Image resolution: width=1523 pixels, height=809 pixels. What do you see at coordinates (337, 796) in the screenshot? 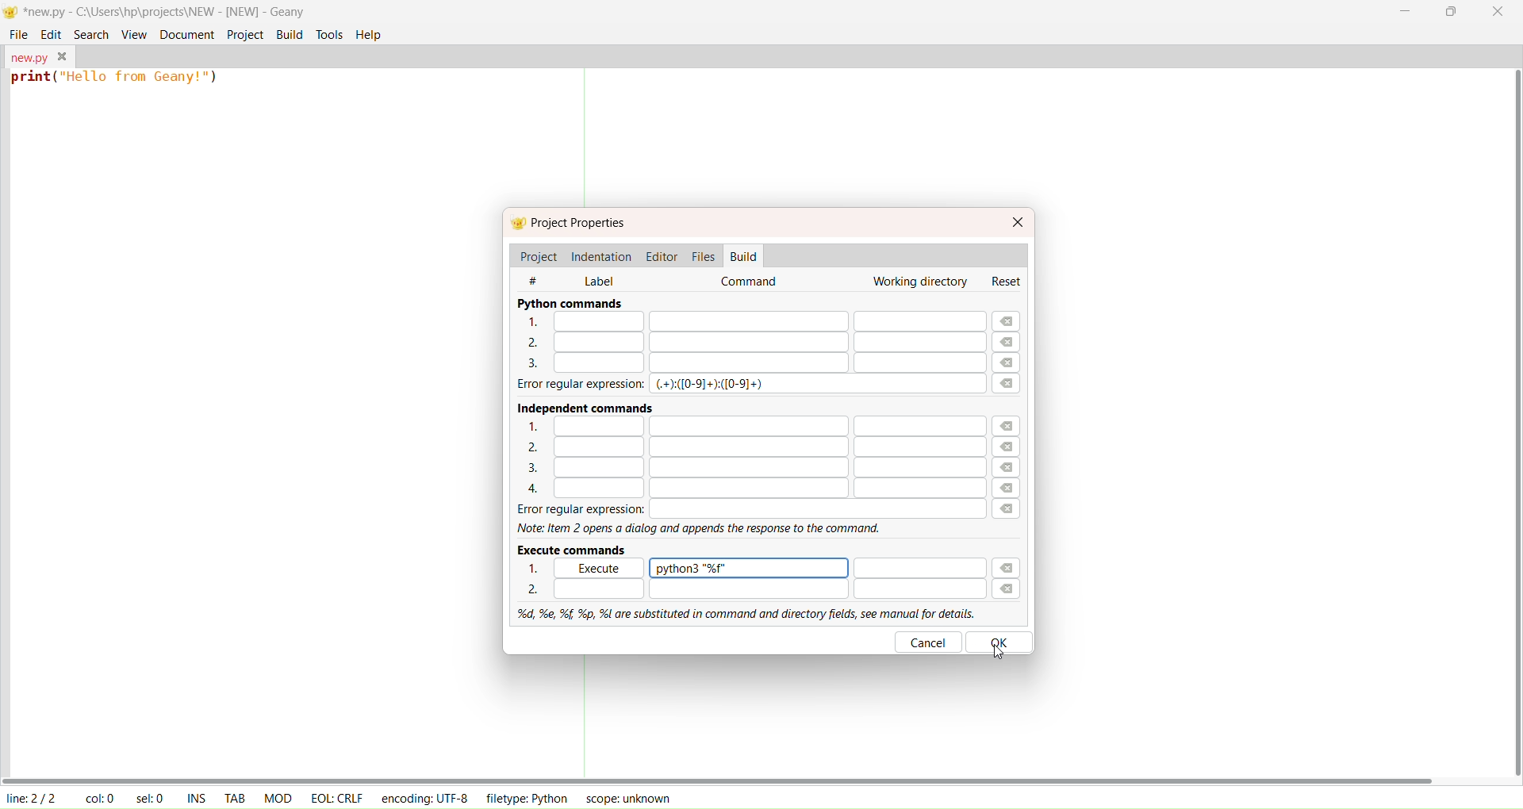
I see `EOL CRLF` at bounding box center [337, 796].